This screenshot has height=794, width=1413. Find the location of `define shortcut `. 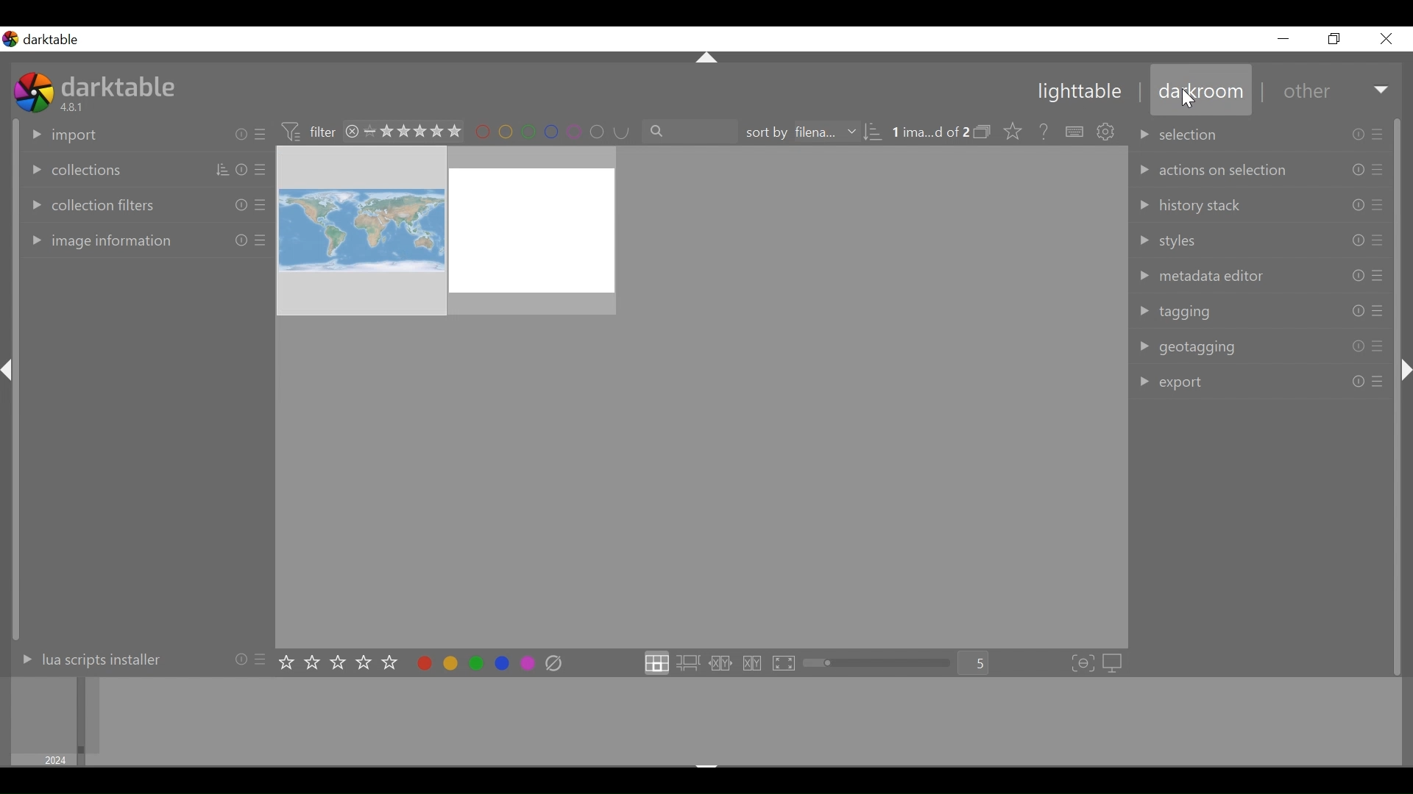

define shortcut  is located at coordinates (1072, 132).